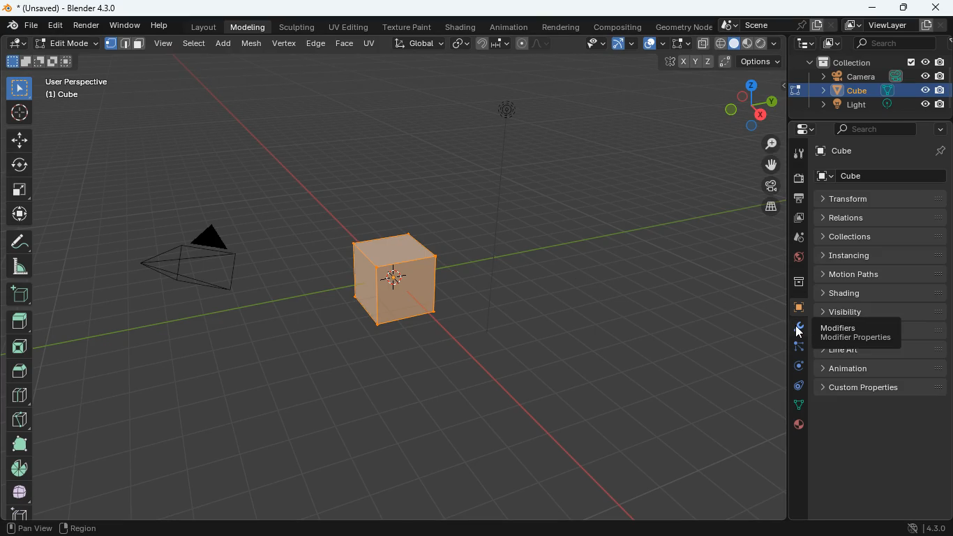 This screenshot has width=953, height=536. What do you see at coordinates (795, 200) in the screenshot?
I see `print` at bounding box center [795, 200].